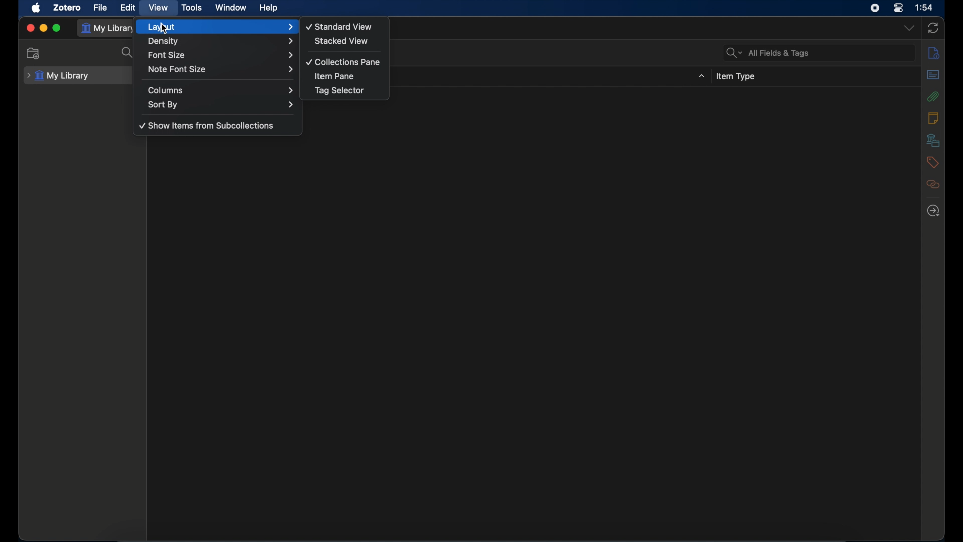 This screenshot has height=542, width=963. Describe the element at coordinates (343, 62) in the screenshot. I see `collections pane` at that location.